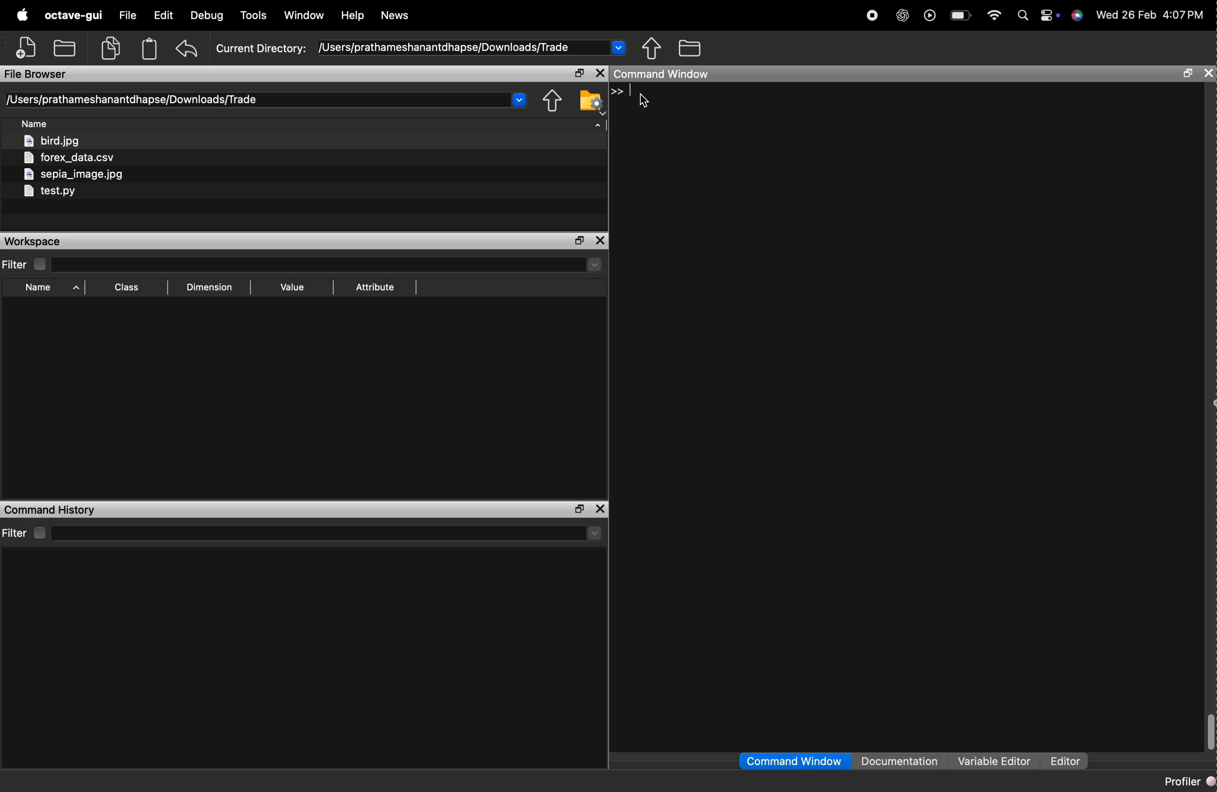  I want to click on search, so click(1024, 16).